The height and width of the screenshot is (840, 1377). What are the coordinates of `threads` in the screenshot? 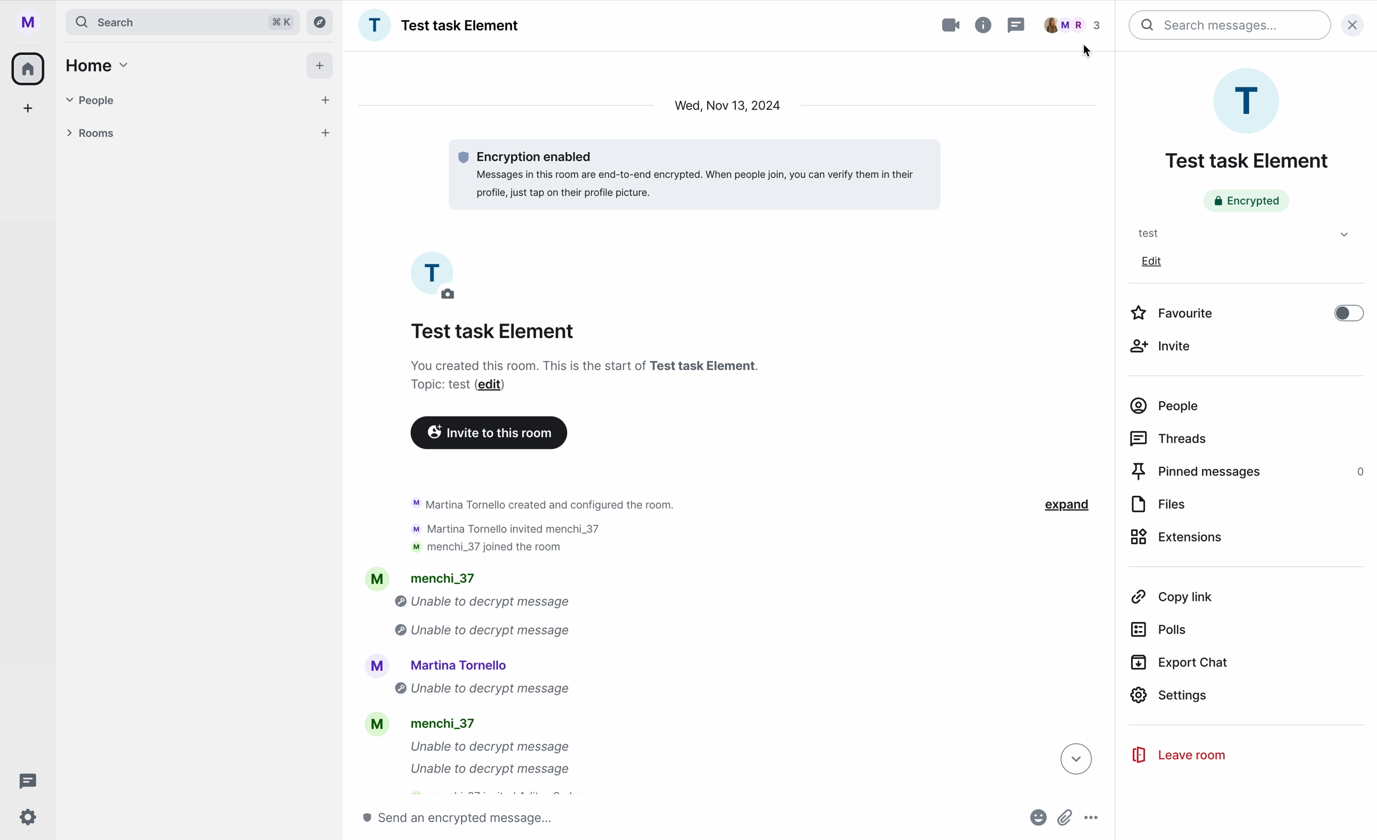 It's located at (1017, 25).